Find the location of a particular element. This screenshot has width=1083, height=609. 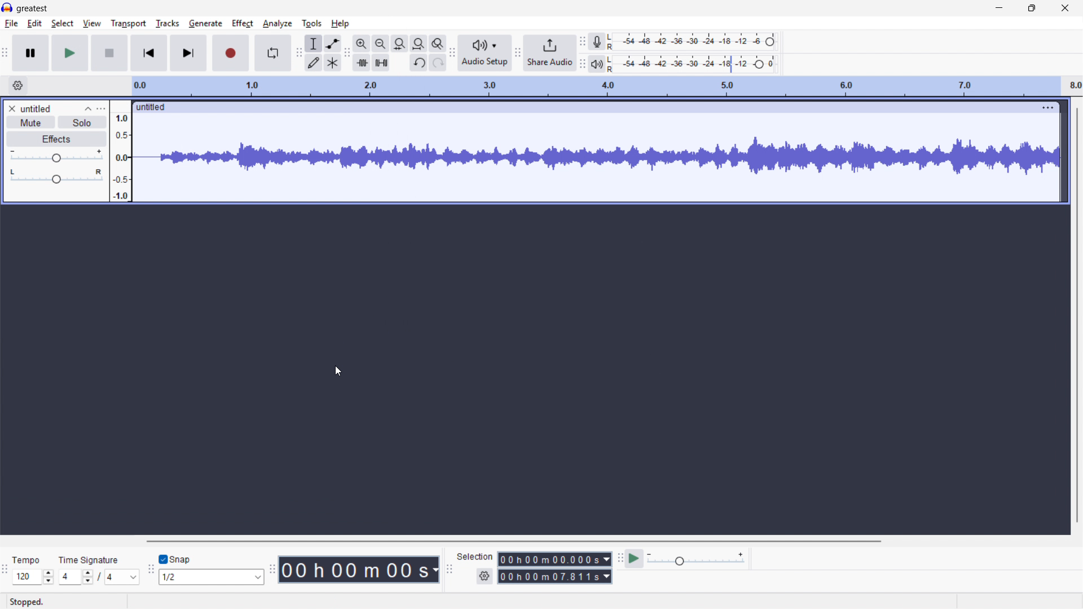

multi-tool is located at coordinates (332, 63).